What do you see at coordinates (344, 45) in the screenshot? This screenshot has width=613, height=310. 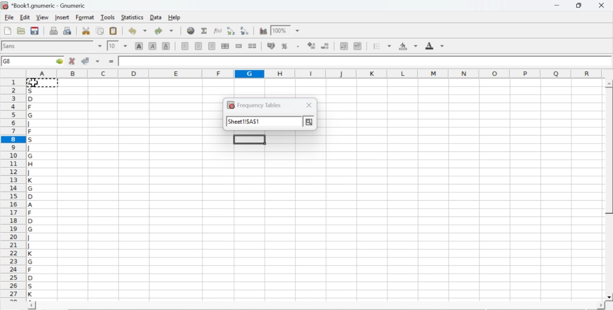 I see `decrease indent` at bounding box center [344, 45].